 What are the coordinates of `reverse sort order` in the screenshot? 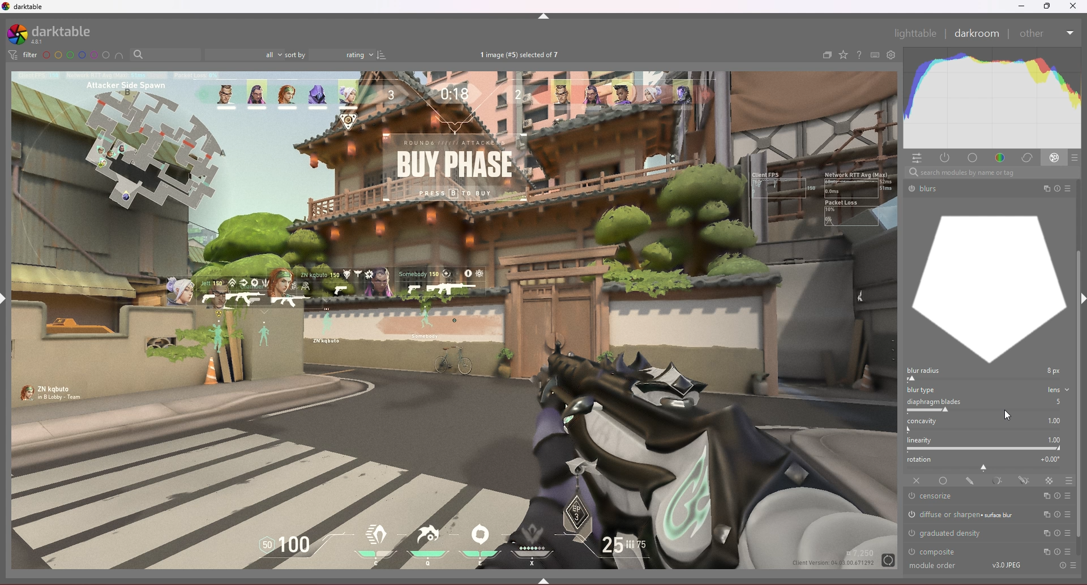 It's located at (382, 54).